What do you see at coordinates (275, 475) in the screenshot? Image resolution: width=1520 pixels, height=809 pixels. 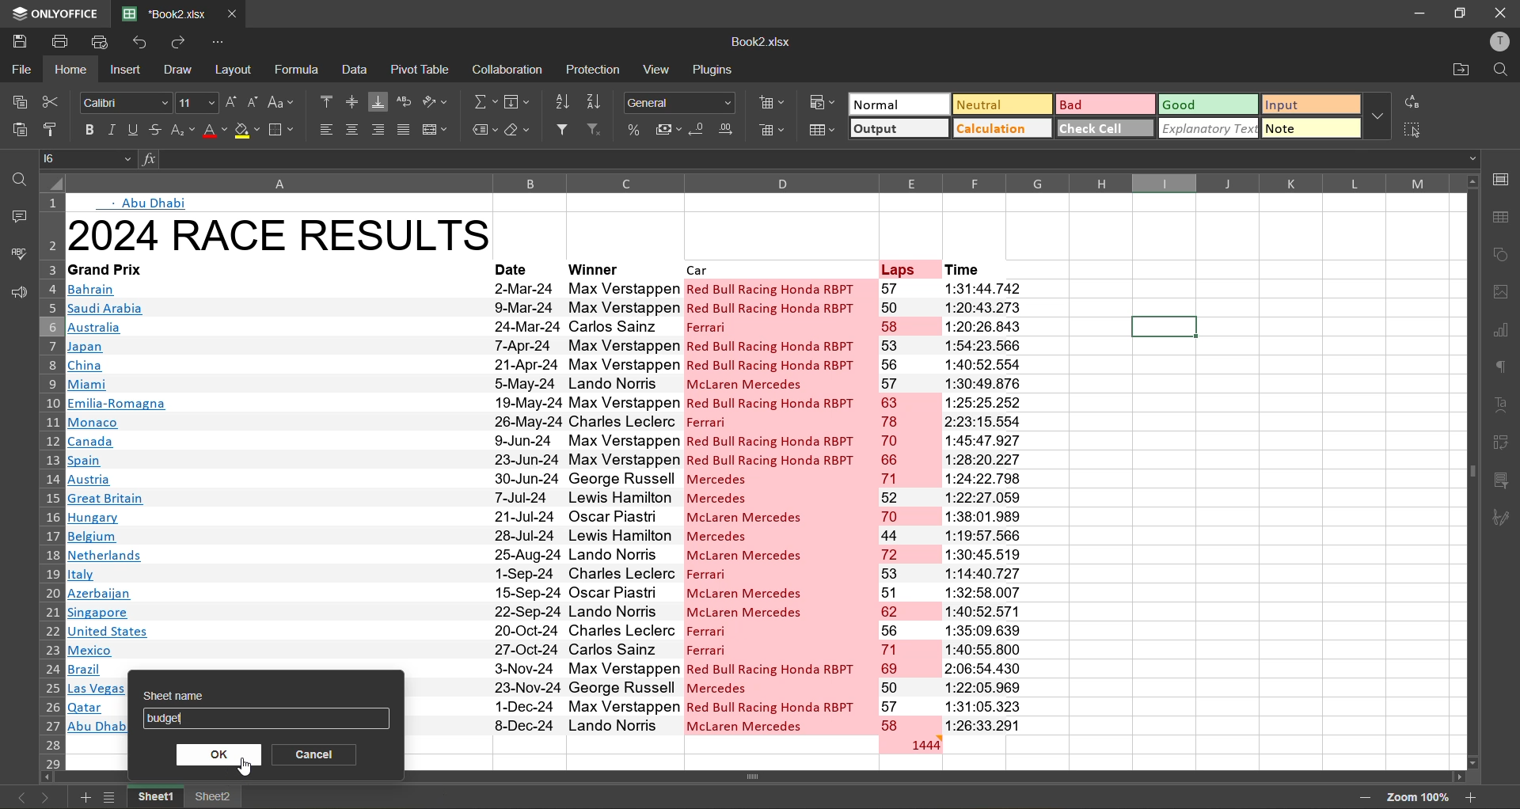 I see `country` at bounding box center [275, 475].